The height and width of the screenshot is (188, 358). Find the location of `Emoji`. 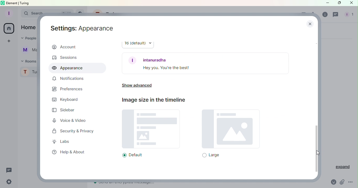

Emoji is located at coordinates (333, 182).